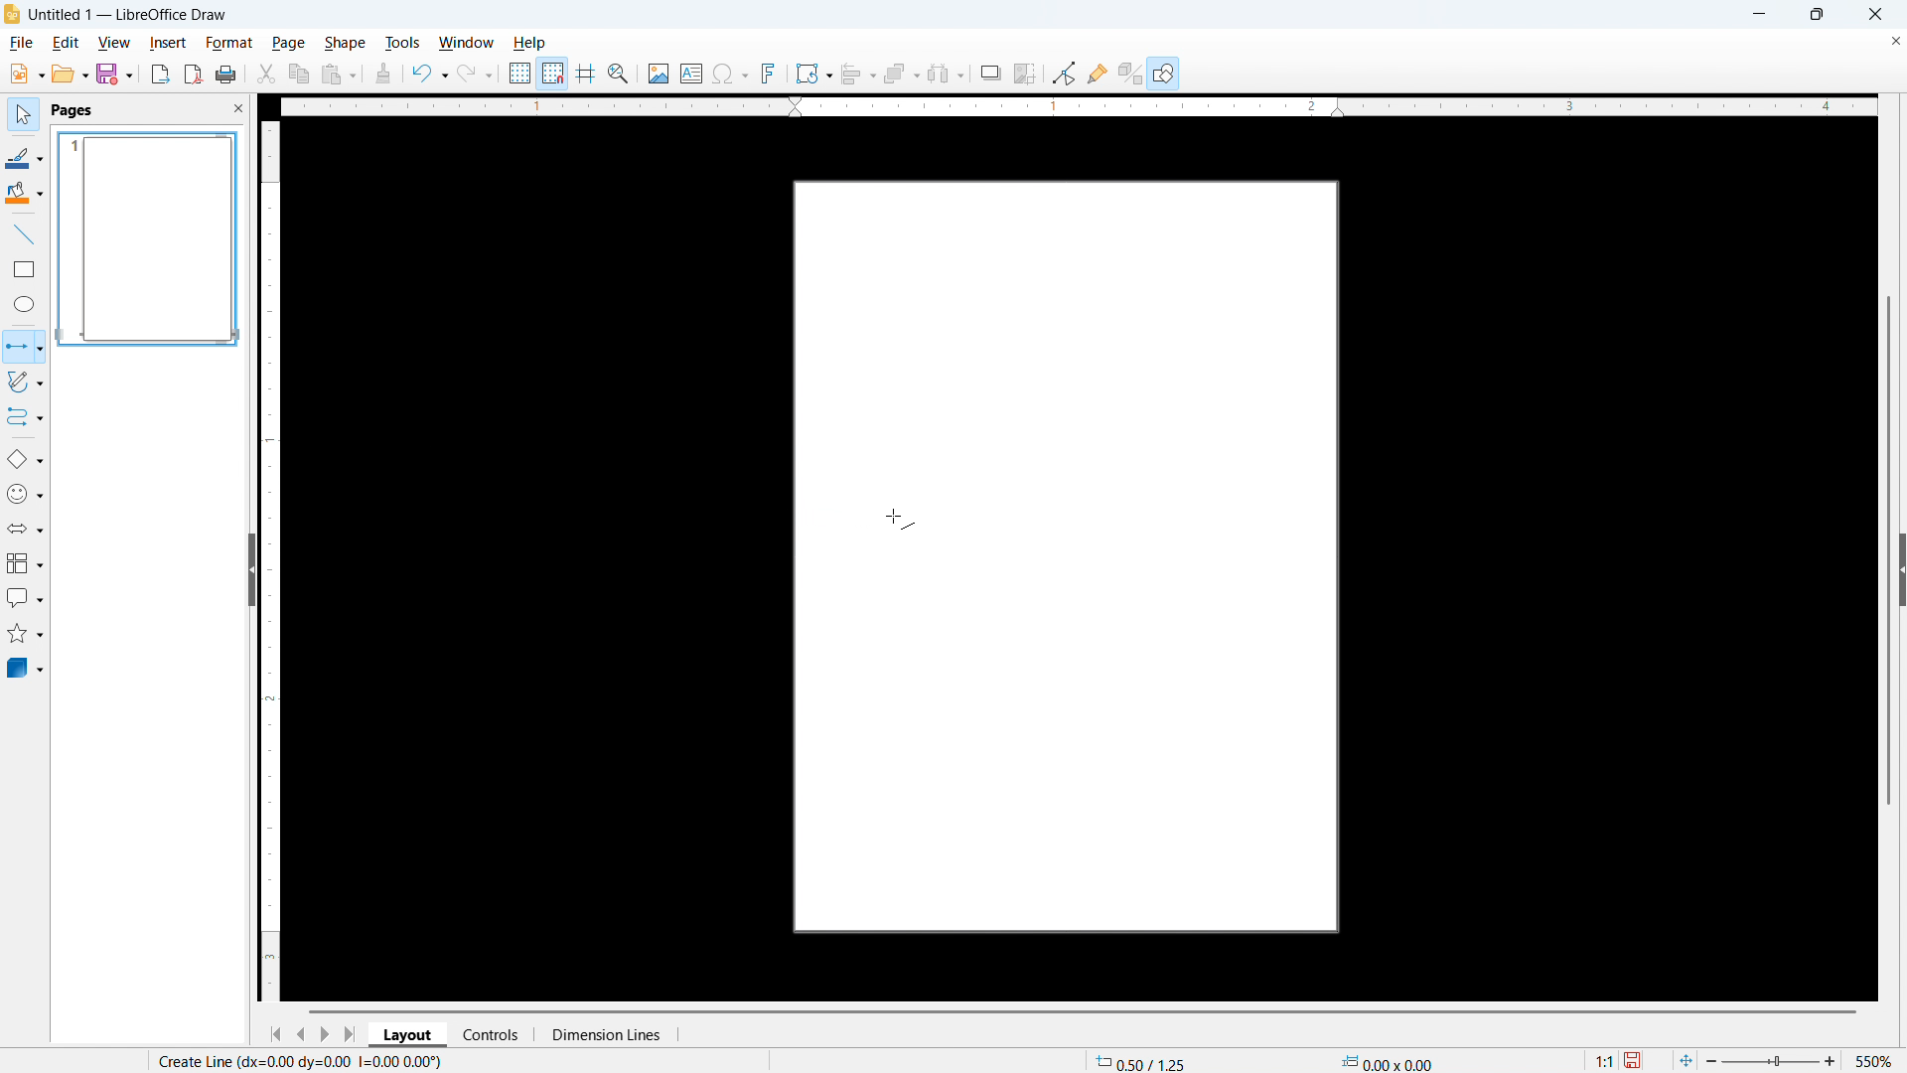  I want to click on Connectors , so click(26, 417).